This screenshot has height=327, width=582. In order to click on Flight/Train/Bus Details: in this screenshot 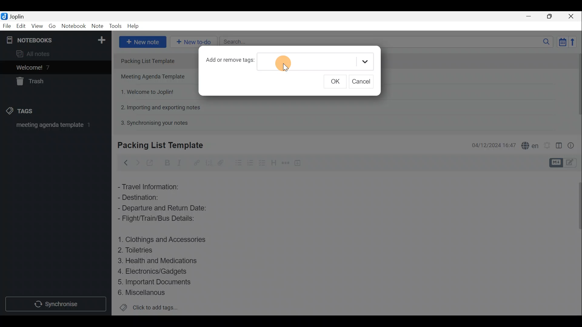, I will do `click(162, 220)`.